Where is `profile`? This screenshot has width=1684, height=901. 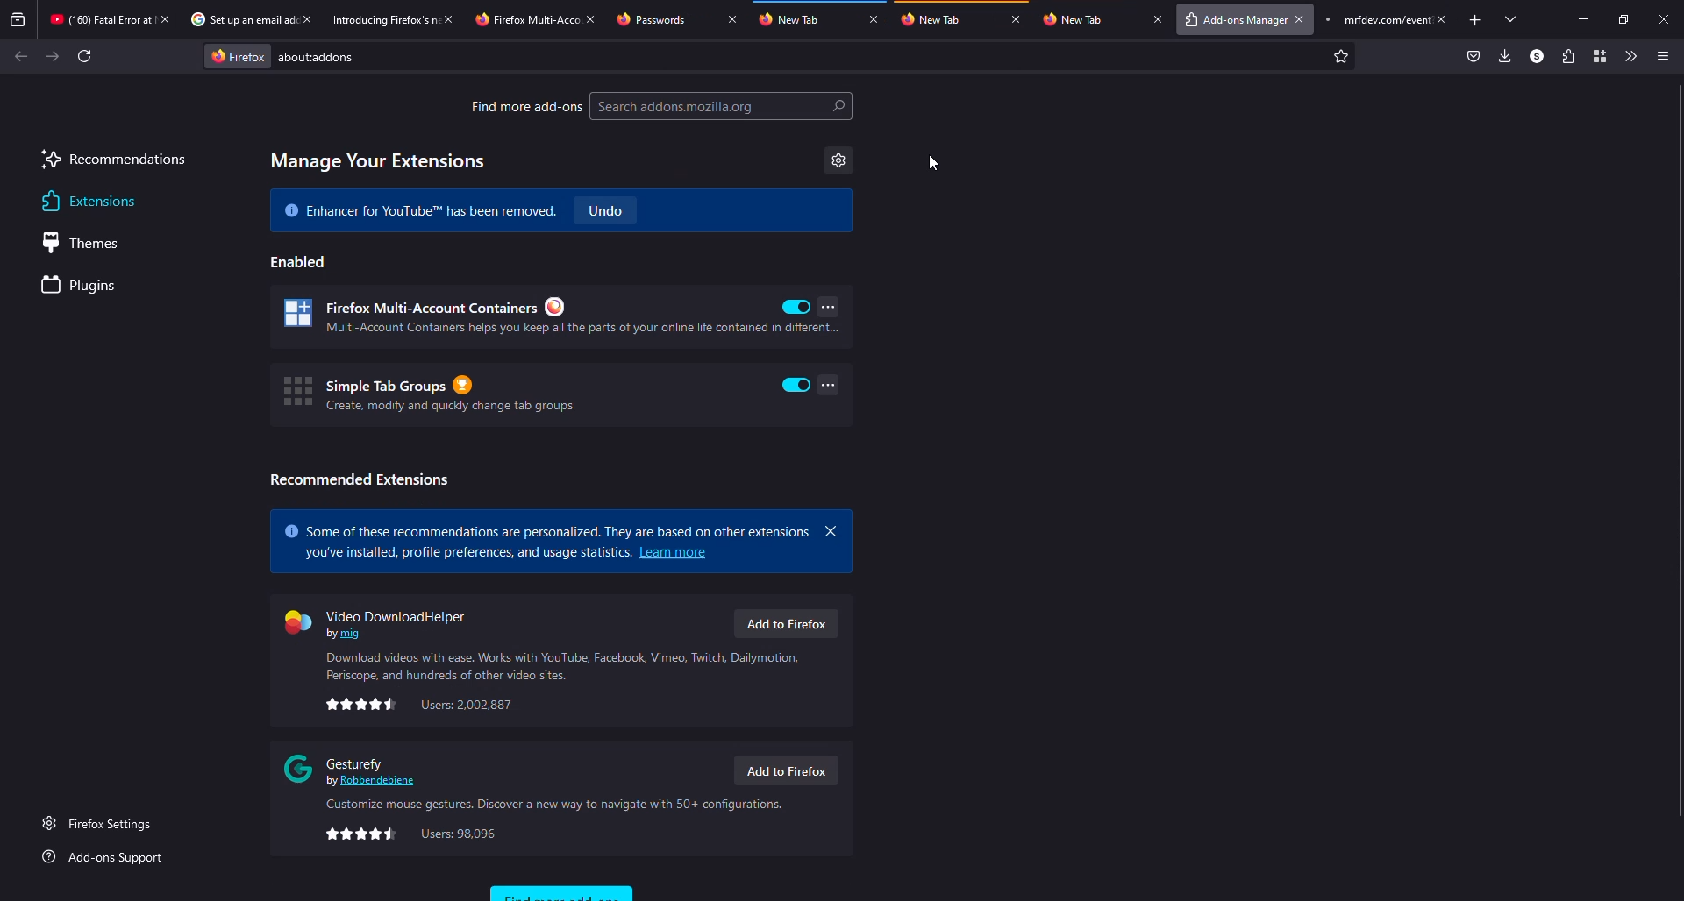
profile is located at coordinates (1537, 55).